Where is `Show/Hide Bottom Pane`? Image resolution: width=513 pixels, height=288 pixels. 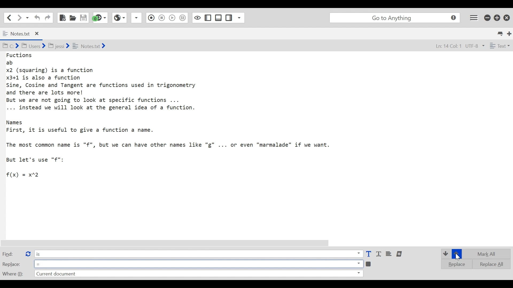 Show/Hide Bottom Pane is located at coordinates (208, 18).